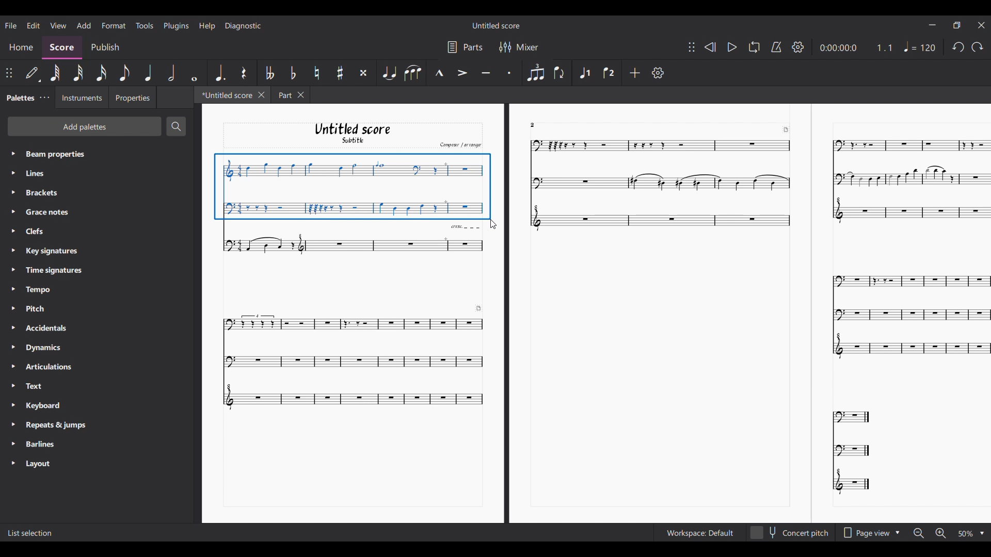 The height and width of the screenshot is (557, 991). I want to click on Toggle double sharp, so click(363, 72).